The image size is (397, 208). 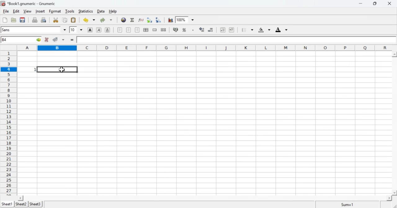 I want to click on Sheet 1, so click(x=8, y=204).